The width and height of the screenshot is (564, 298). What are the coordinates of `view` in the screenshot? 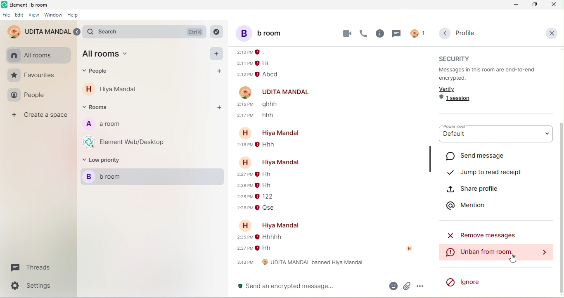 It's located at (35, 14).